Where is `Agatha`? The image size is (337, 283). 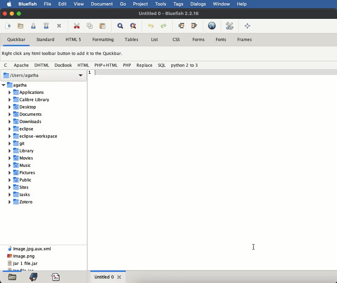 Agatha is located at coordinates (44, 85).